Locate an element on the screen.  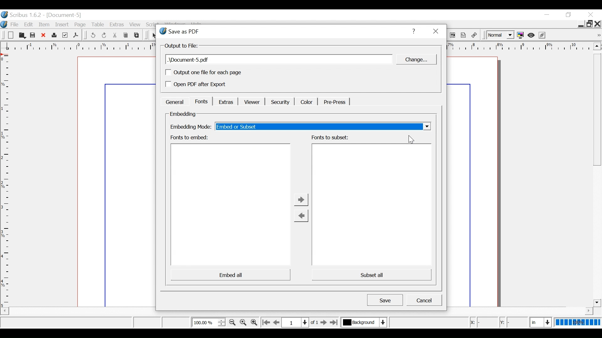
Subset all is located at coordinates (370, 274).